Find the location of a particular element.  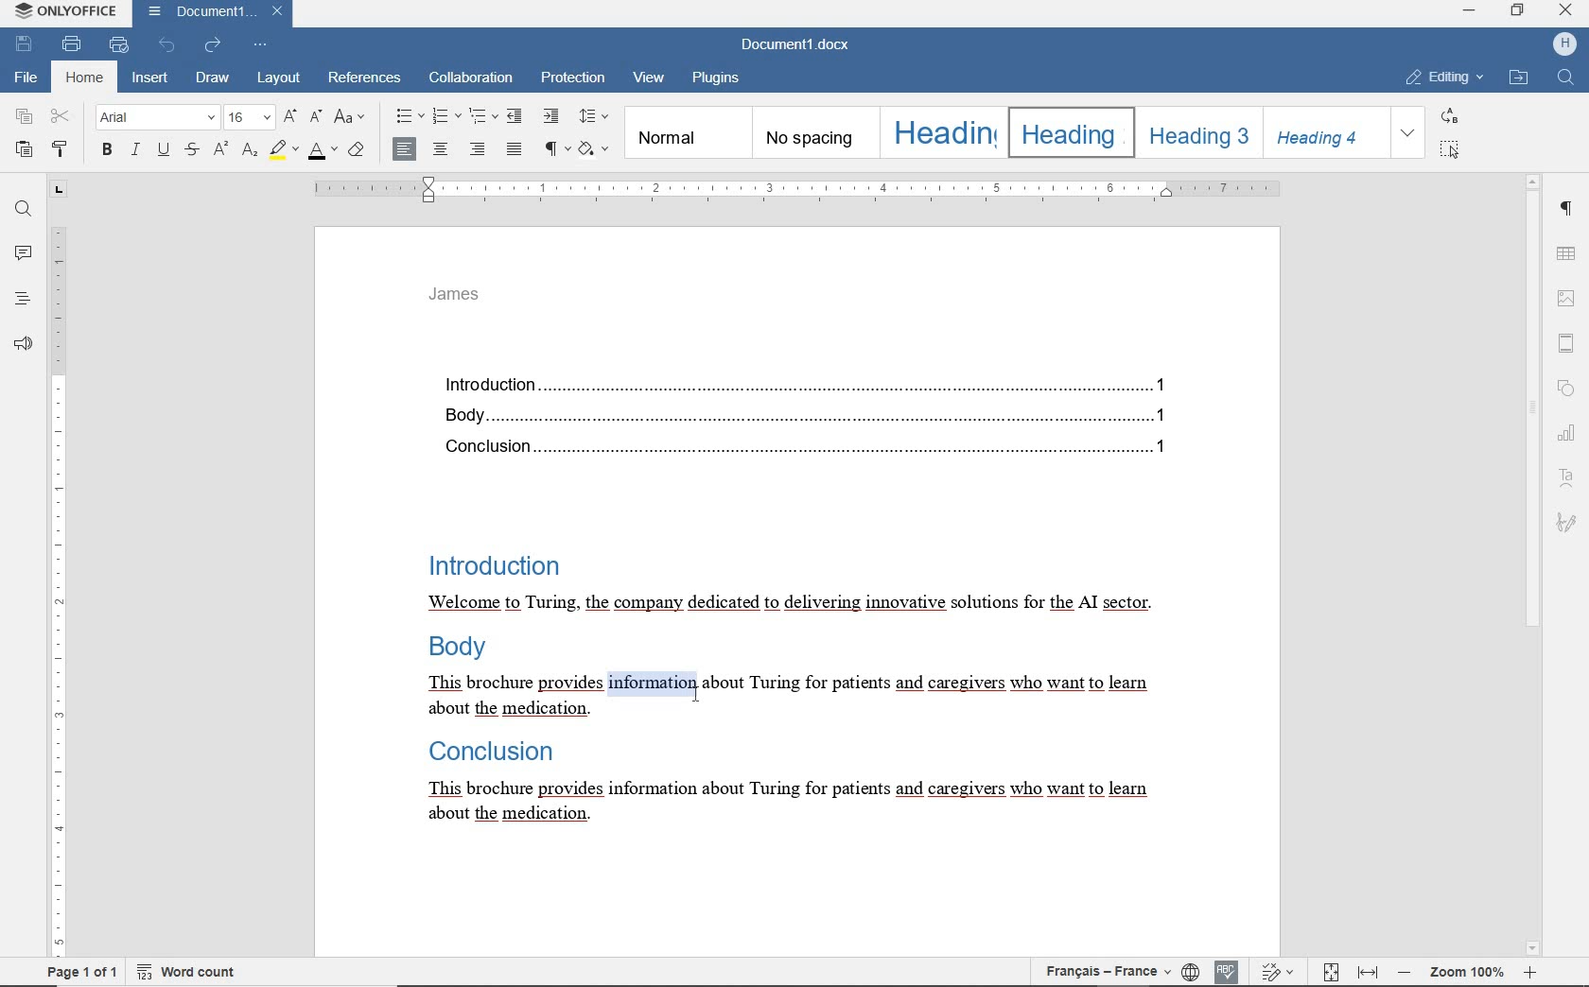

DRAW is located at coordinates (213, 78).